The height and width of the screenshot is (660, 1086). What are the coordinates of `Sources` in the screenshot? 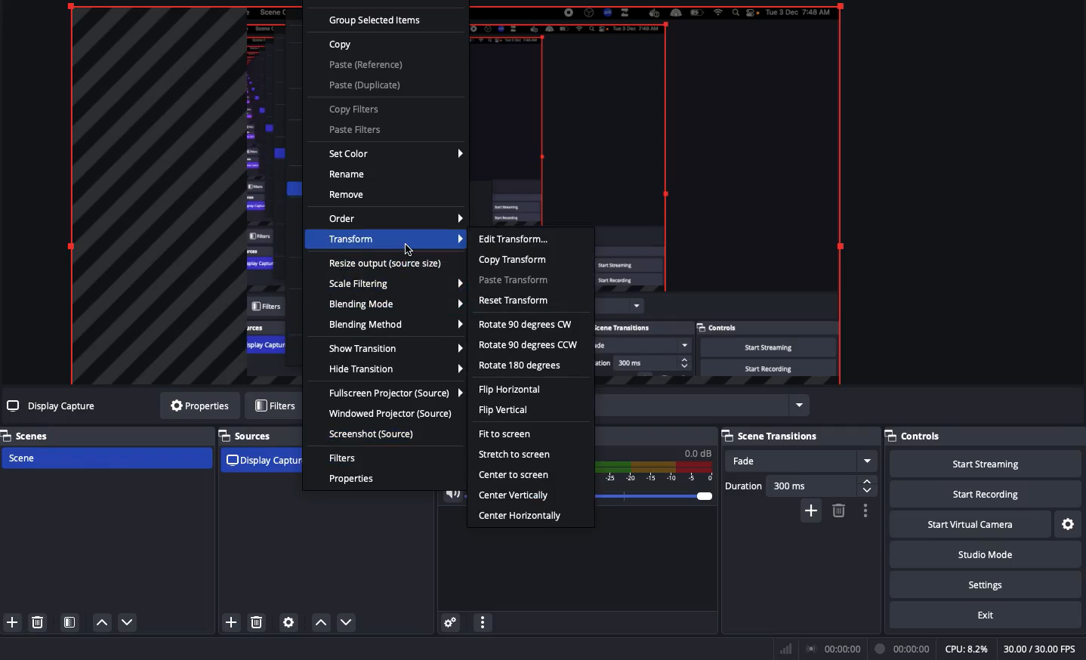 It's located at (244, 435).